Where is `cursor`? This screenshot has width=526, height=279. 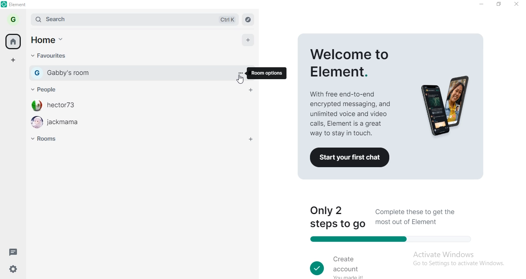 cursor is located at coordinates (240, 79).